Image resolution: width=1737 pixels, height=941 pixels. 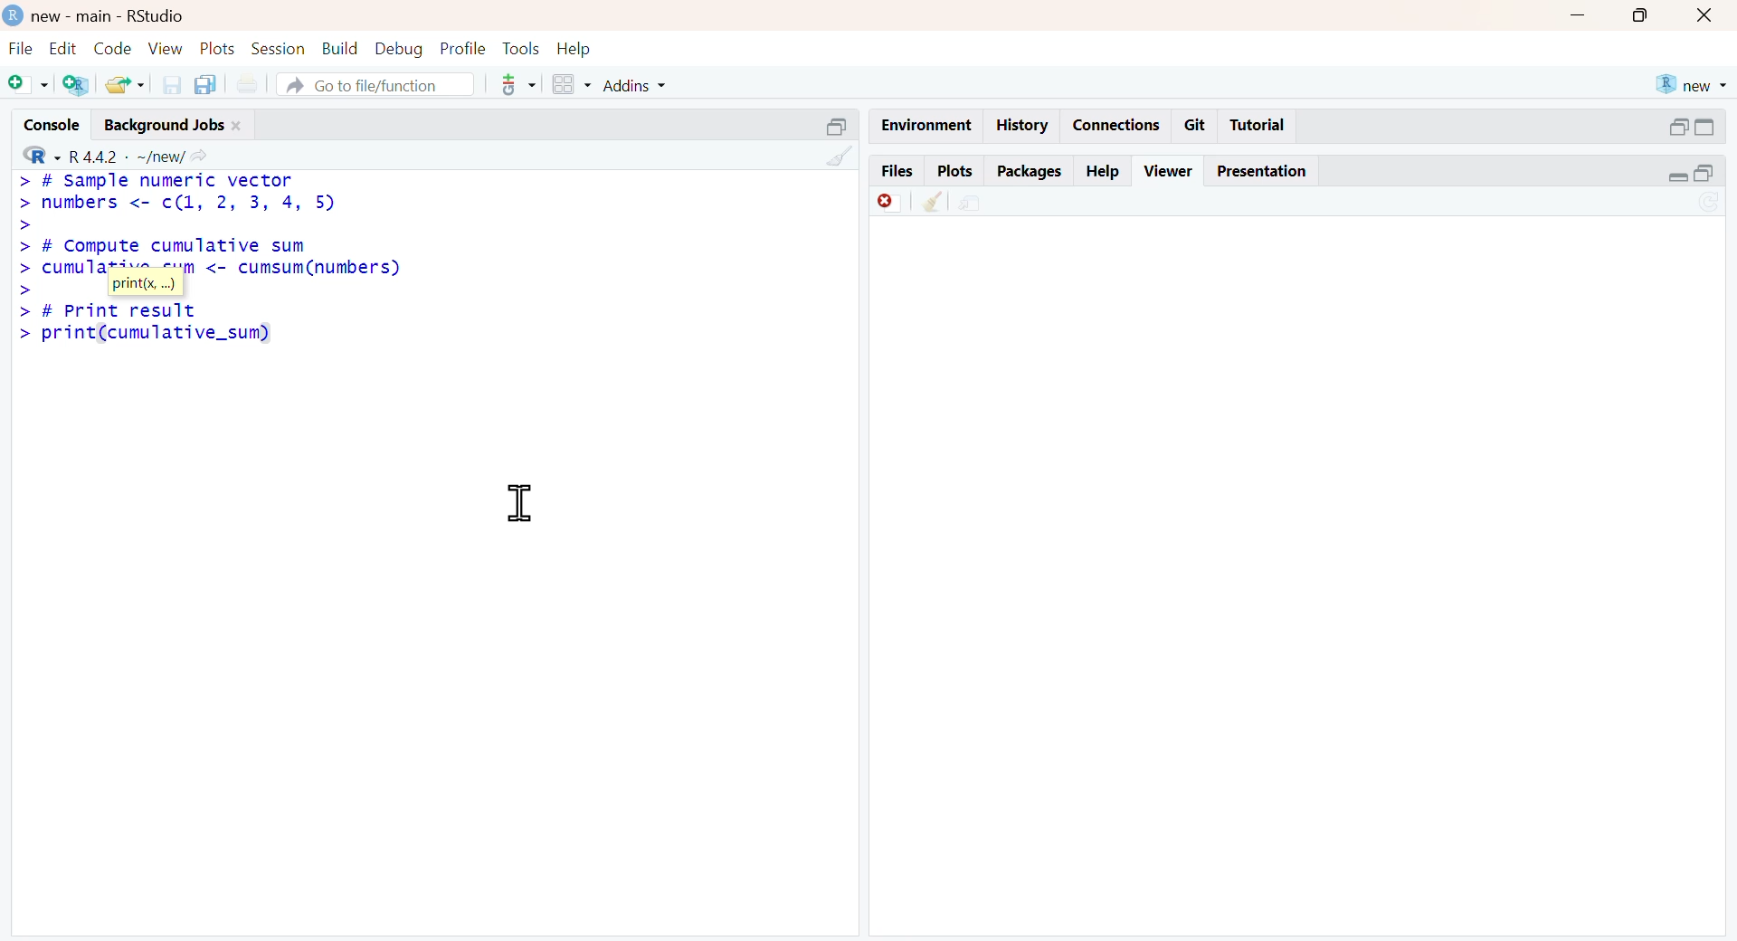 What do you see at coordinates (237, 127) in the screenshot?
I see `close` at bounding box center [237, 127].